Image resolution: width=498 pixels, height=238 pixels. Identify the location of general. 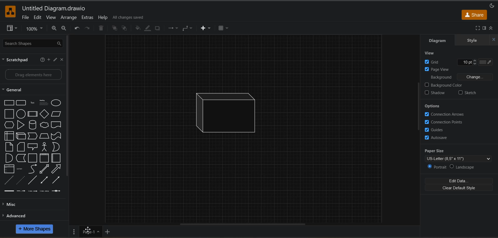
(17, 90).